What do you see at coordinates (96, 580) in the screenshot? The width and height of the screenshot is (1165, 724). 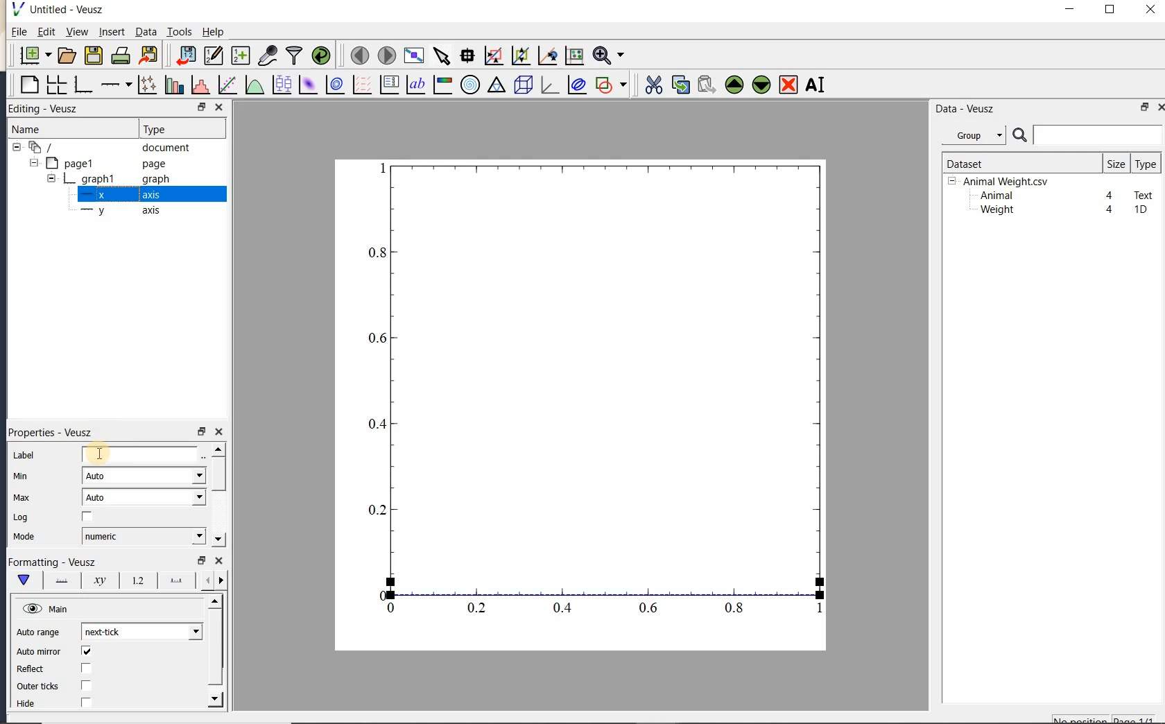 I see `axis label` at bounding box center [96, 580].